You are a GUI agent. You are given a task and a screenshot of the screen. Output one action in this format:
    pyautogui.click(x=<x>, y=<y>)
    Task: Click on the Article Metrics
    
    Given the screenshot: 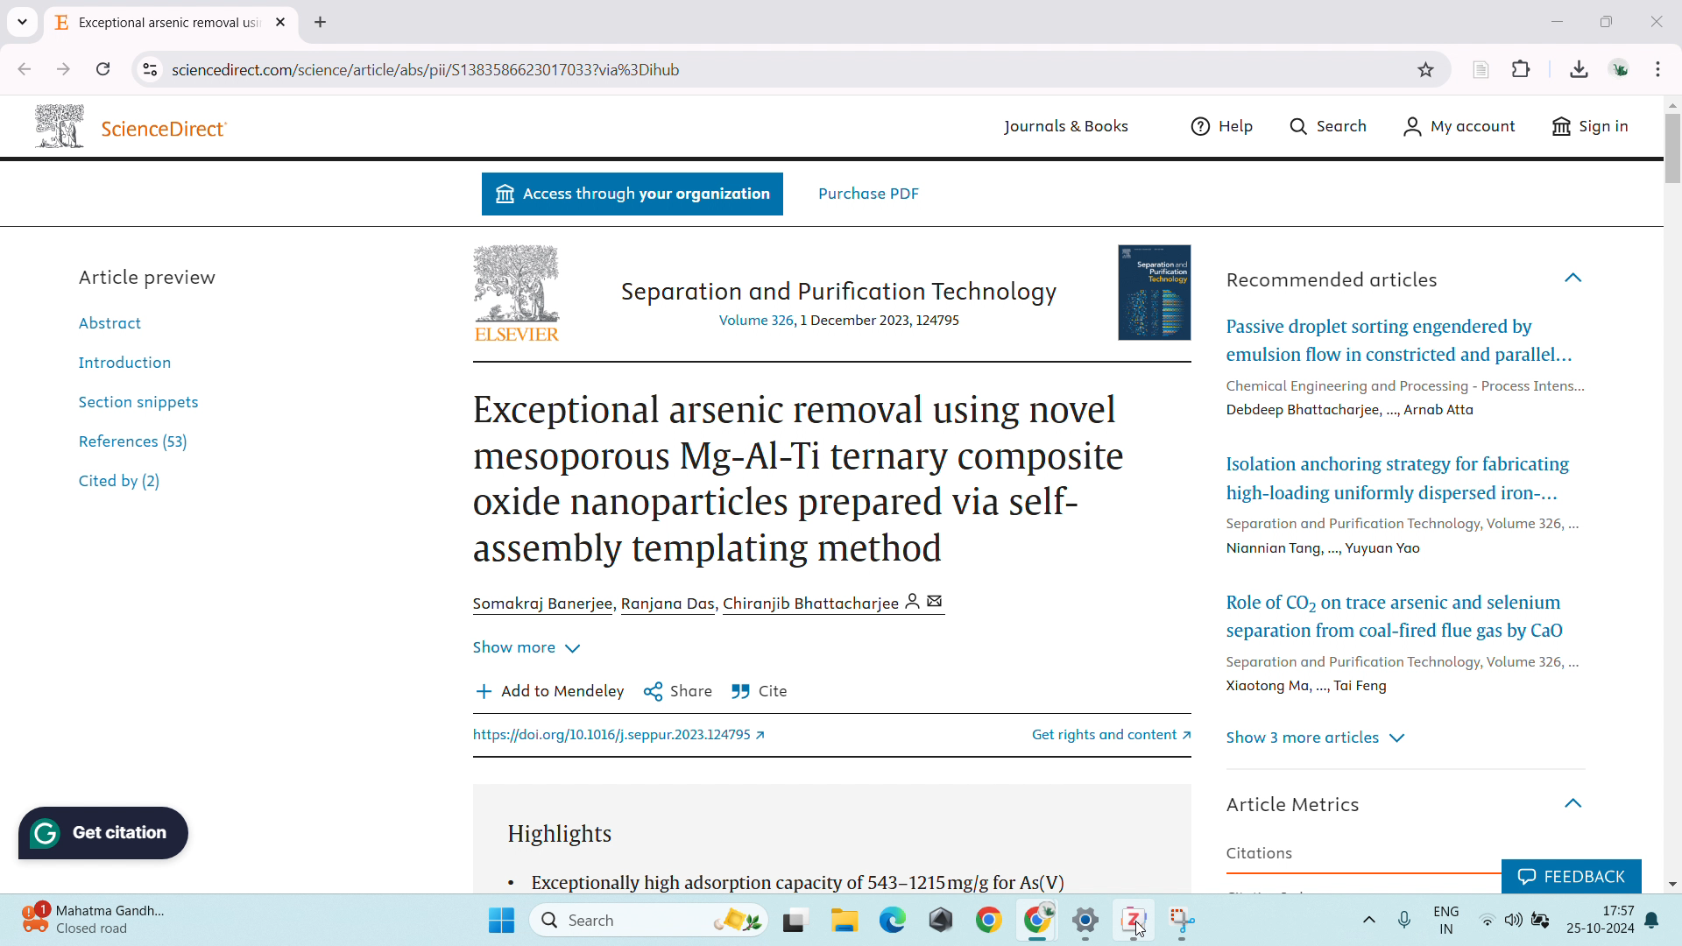 What is the action you would take?
    pyautogui.click(x=1299, y=802)
    